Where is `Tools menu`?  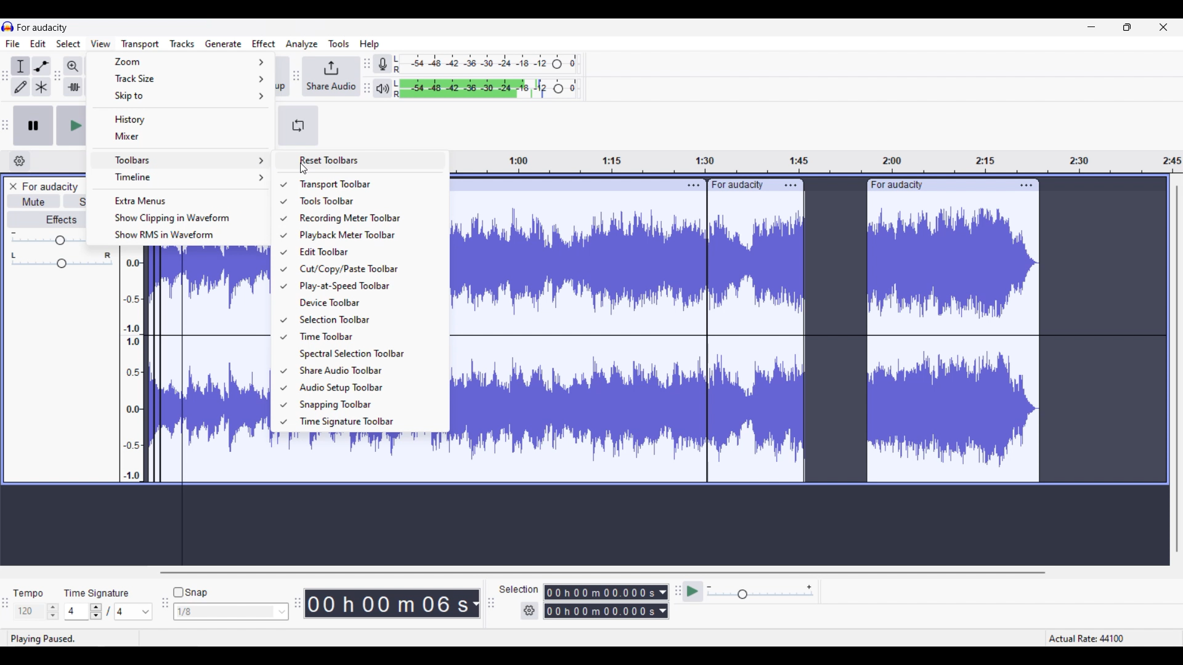 Tools menu is located at coordinates (339, 44).